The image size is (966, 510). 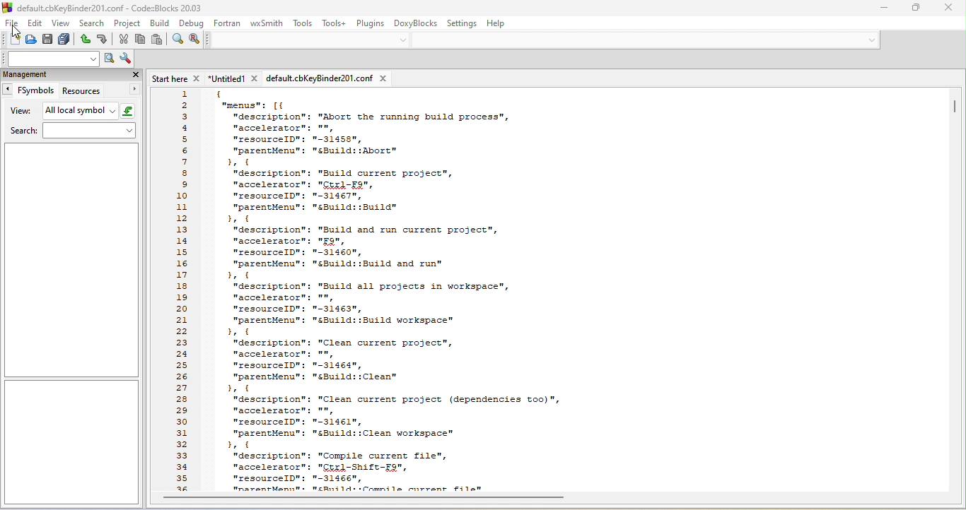 What do you see at coordinates (103, 40) in the screenshot?
I see `redo` at bounding box center [103, 40].